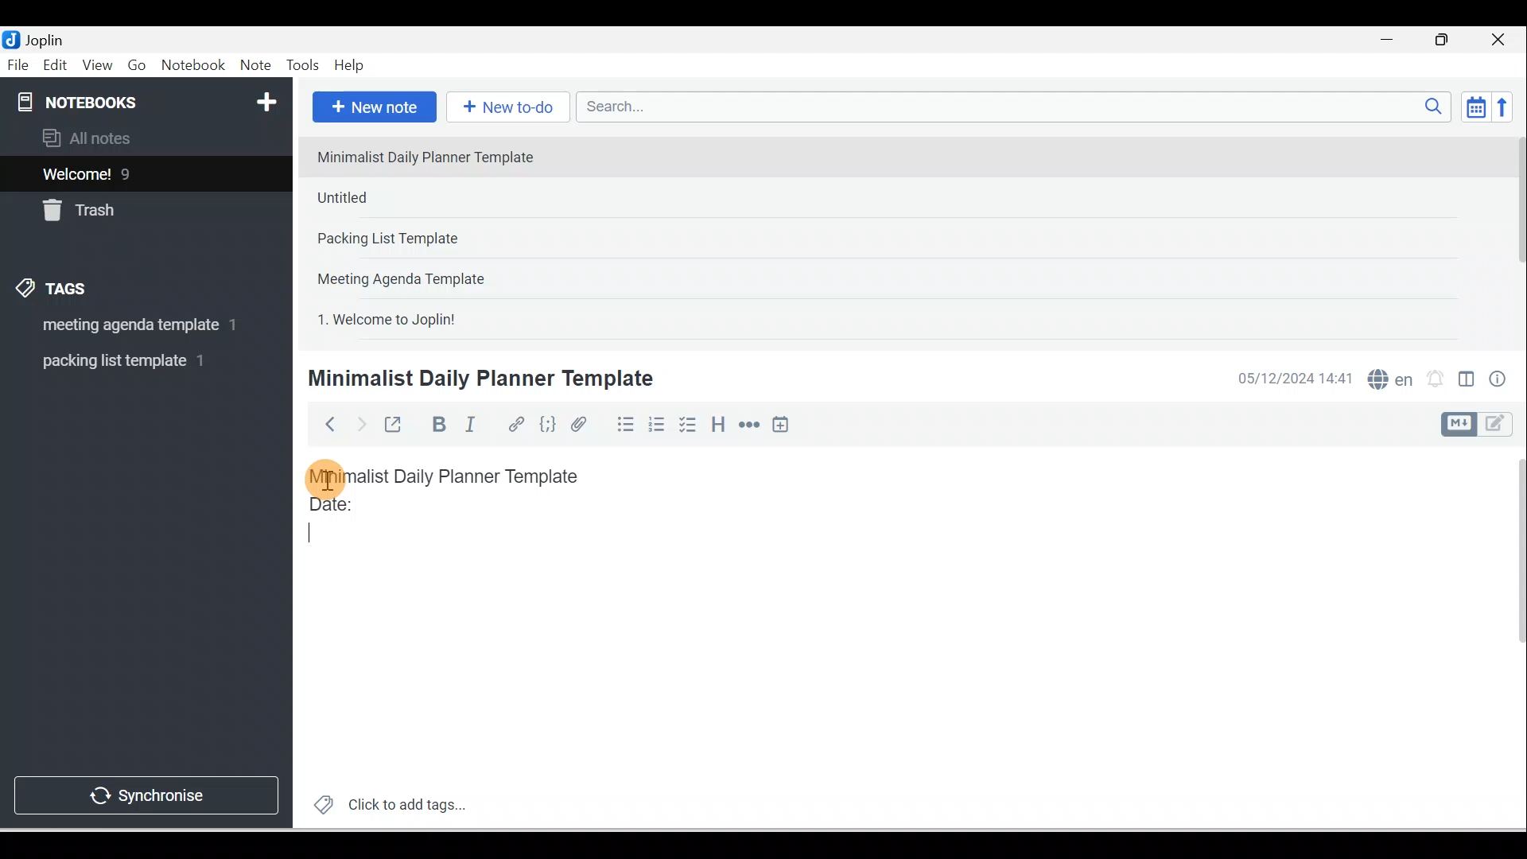  What do you see at coordinates (437, 156) in the screenshot?
I see `Note 1` at bounding box center [437, 156].